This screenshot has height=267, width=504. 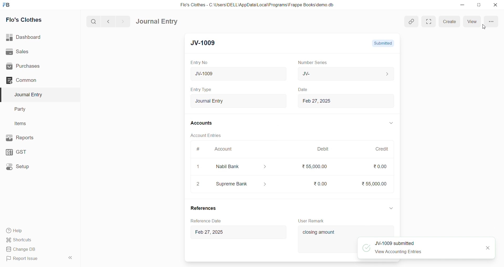 I want to click on References, so click(x=203, y=207).